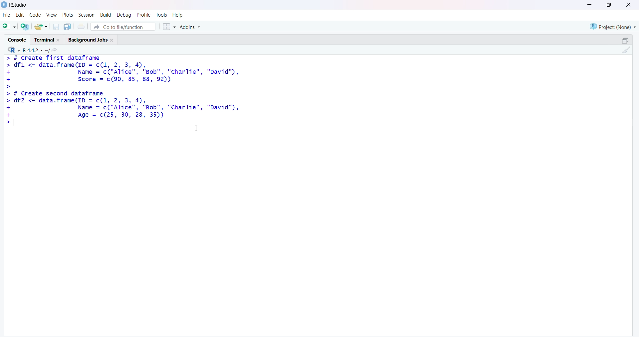  What do you see at coordinates (19, 5) in the screenshot?
I see `RStudio` at bounding box center [19, 5].